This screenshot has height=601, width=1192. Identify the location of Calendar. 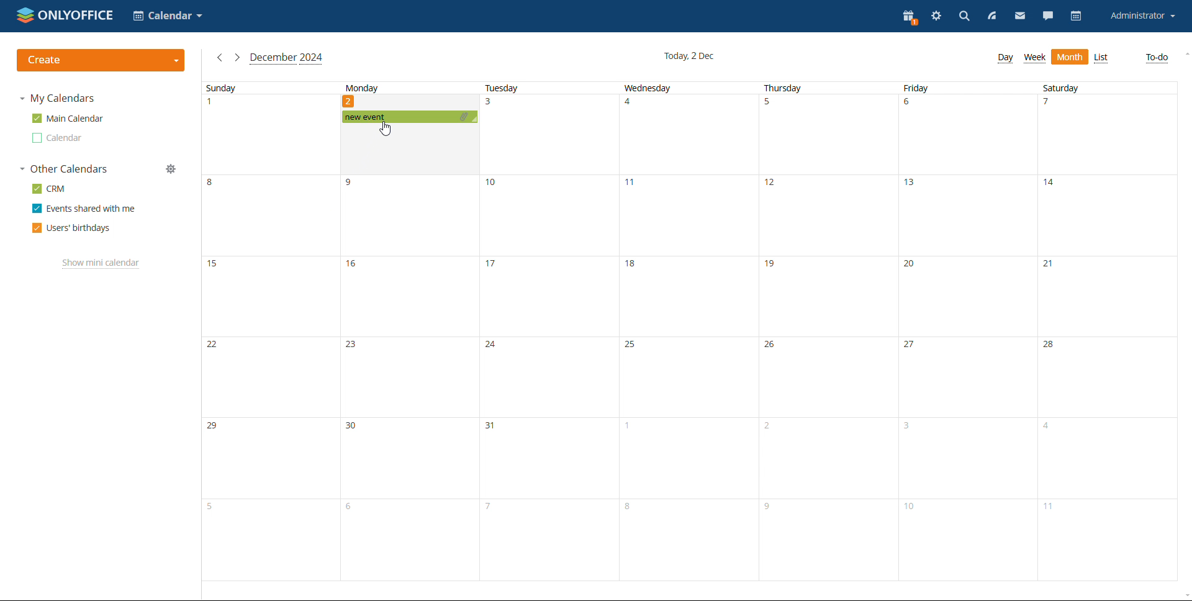
(168, 17).